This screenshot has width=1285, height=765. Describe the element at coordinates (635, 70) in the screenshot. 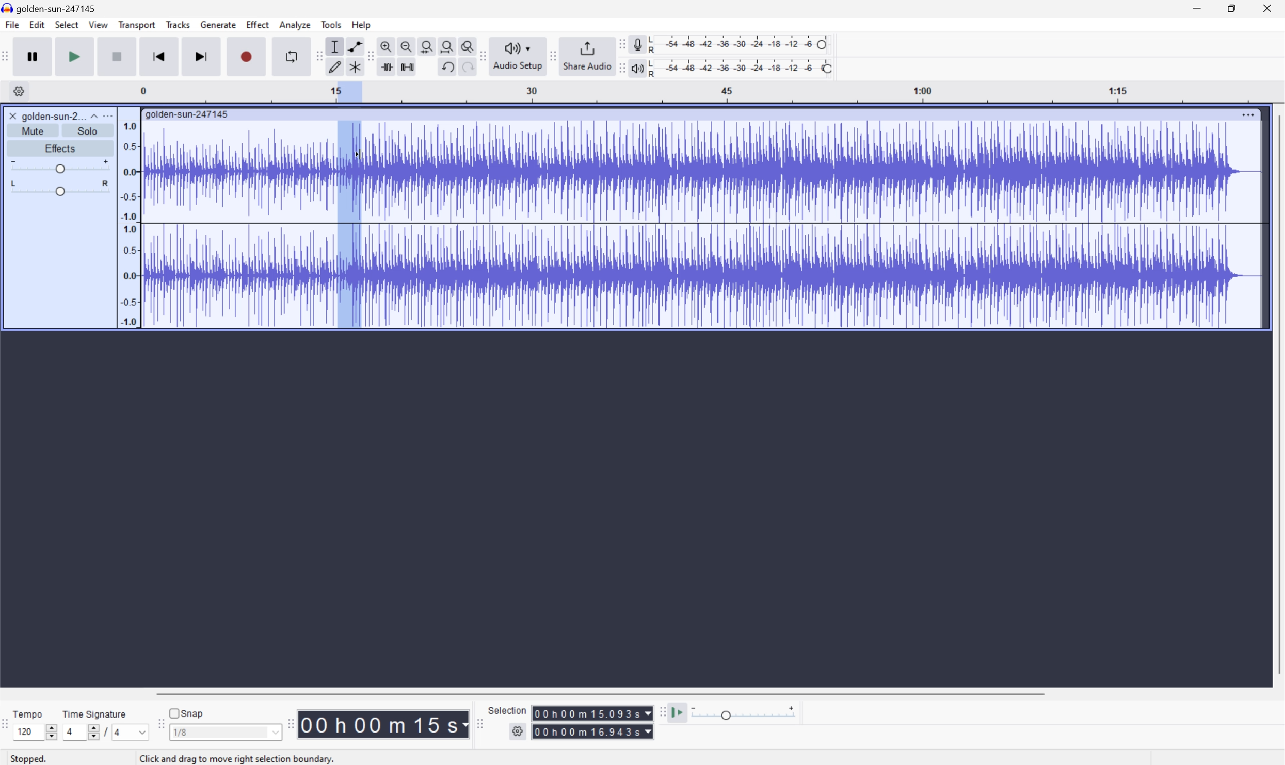

I see `Playback meter` at that location.